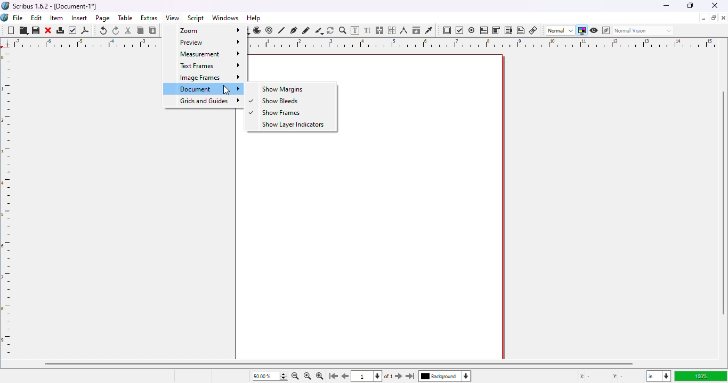 The image size is (728, 383). I want to click on bezier curve, so click(294, 30).